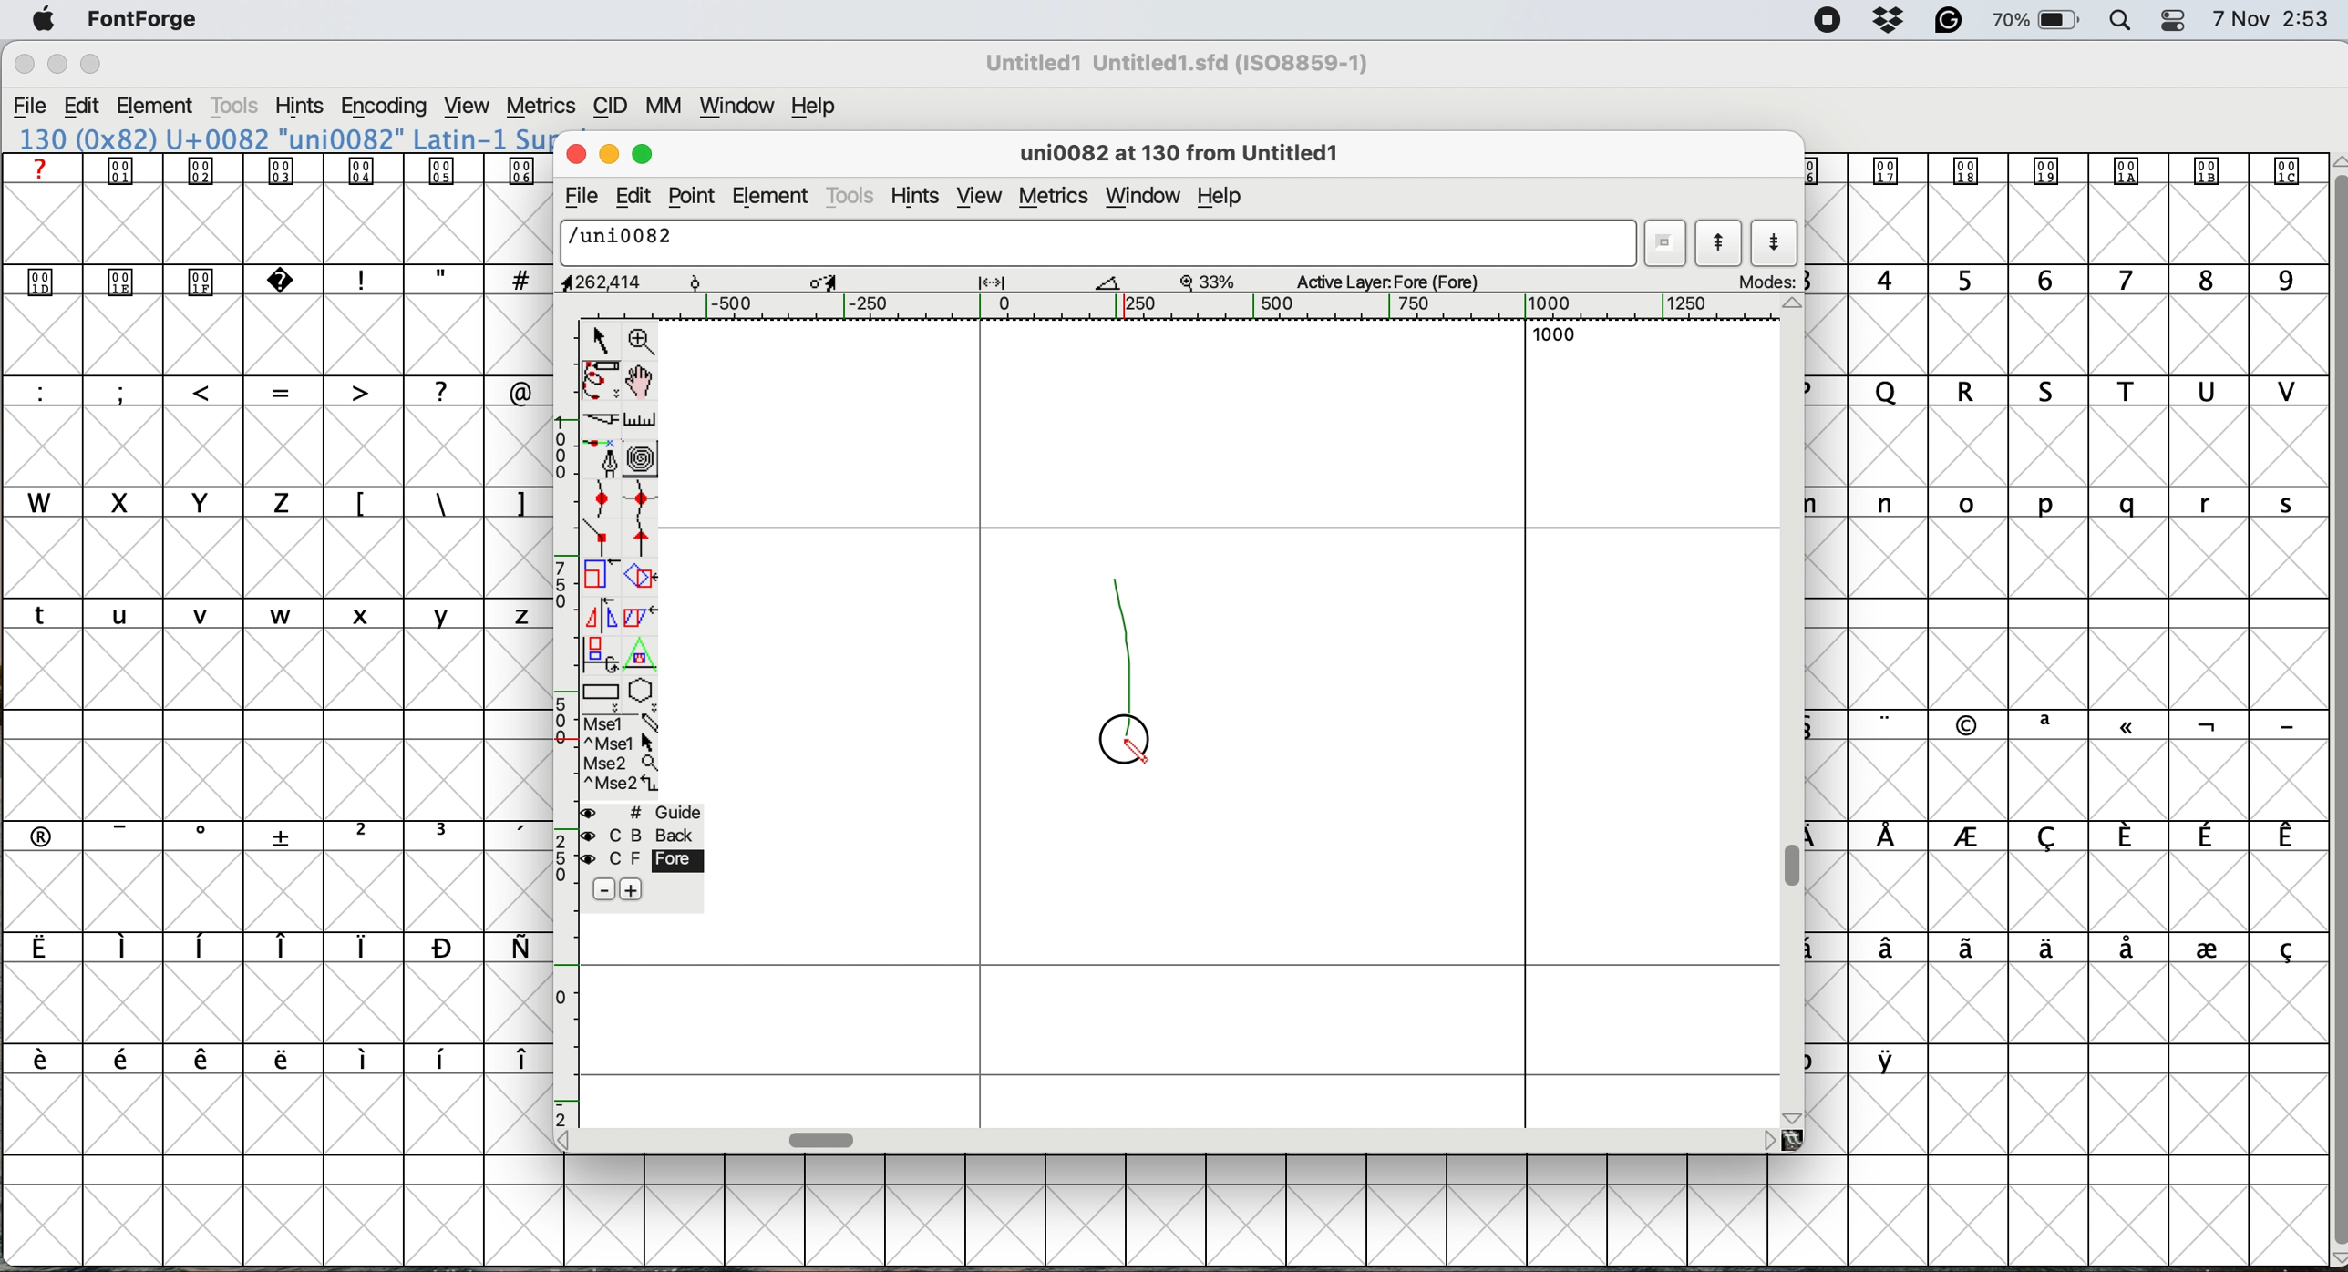  Describe the element at coordinates (1866, 1059) in the screenshot. I see `special characters` at that location.